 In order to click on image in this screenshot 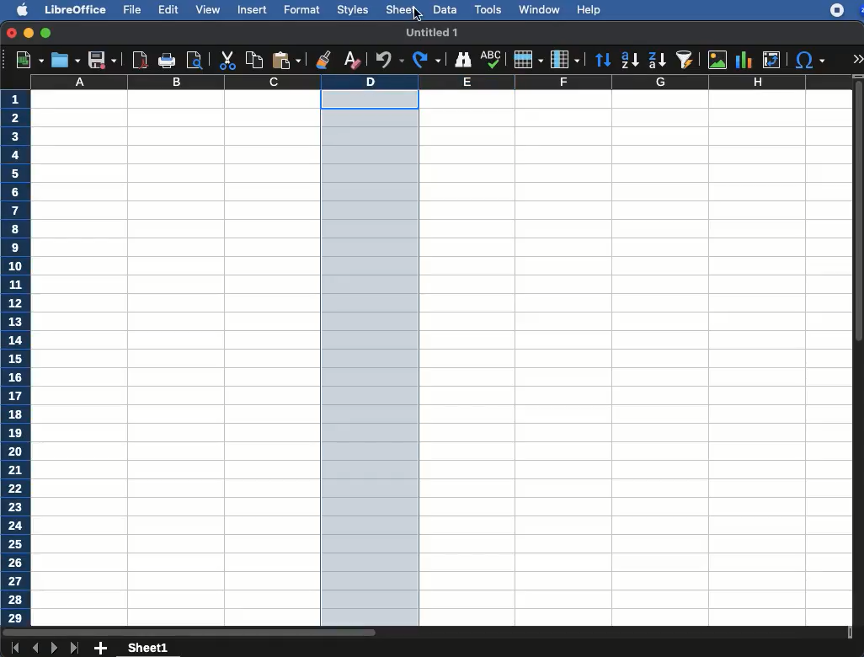, I will do `click(717, 60)`.